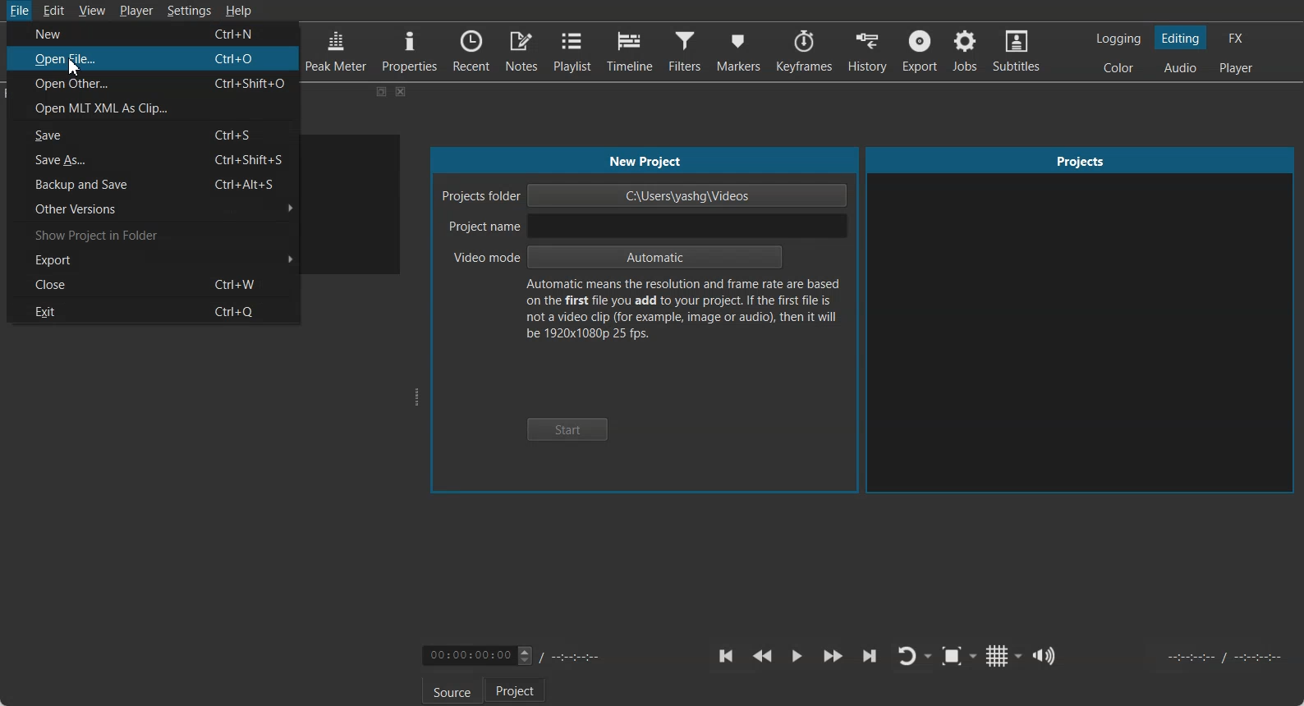  What do you see at coordinates (98, 58) in the screenshot?
I see `Open File` at bounding box center [98, 58].